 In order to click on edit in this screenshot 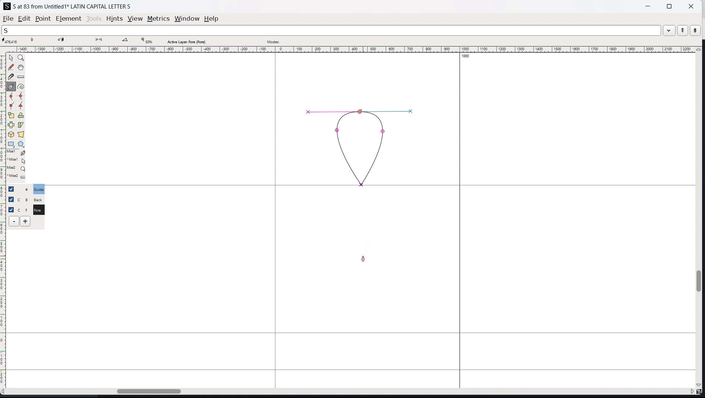, I will do `click(24, 18)`.